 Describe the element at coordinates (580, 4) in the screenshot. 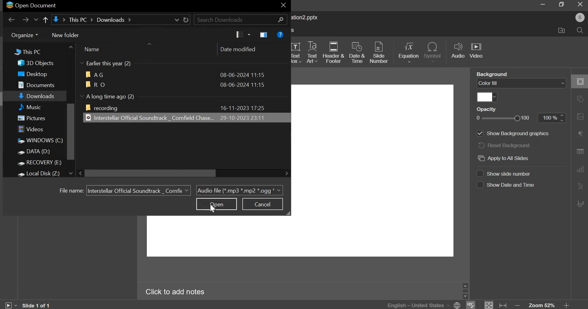

I see `exit` at that location.